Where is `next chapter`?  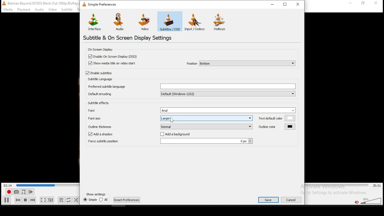
next chapter is located at coordinates (127, 200).